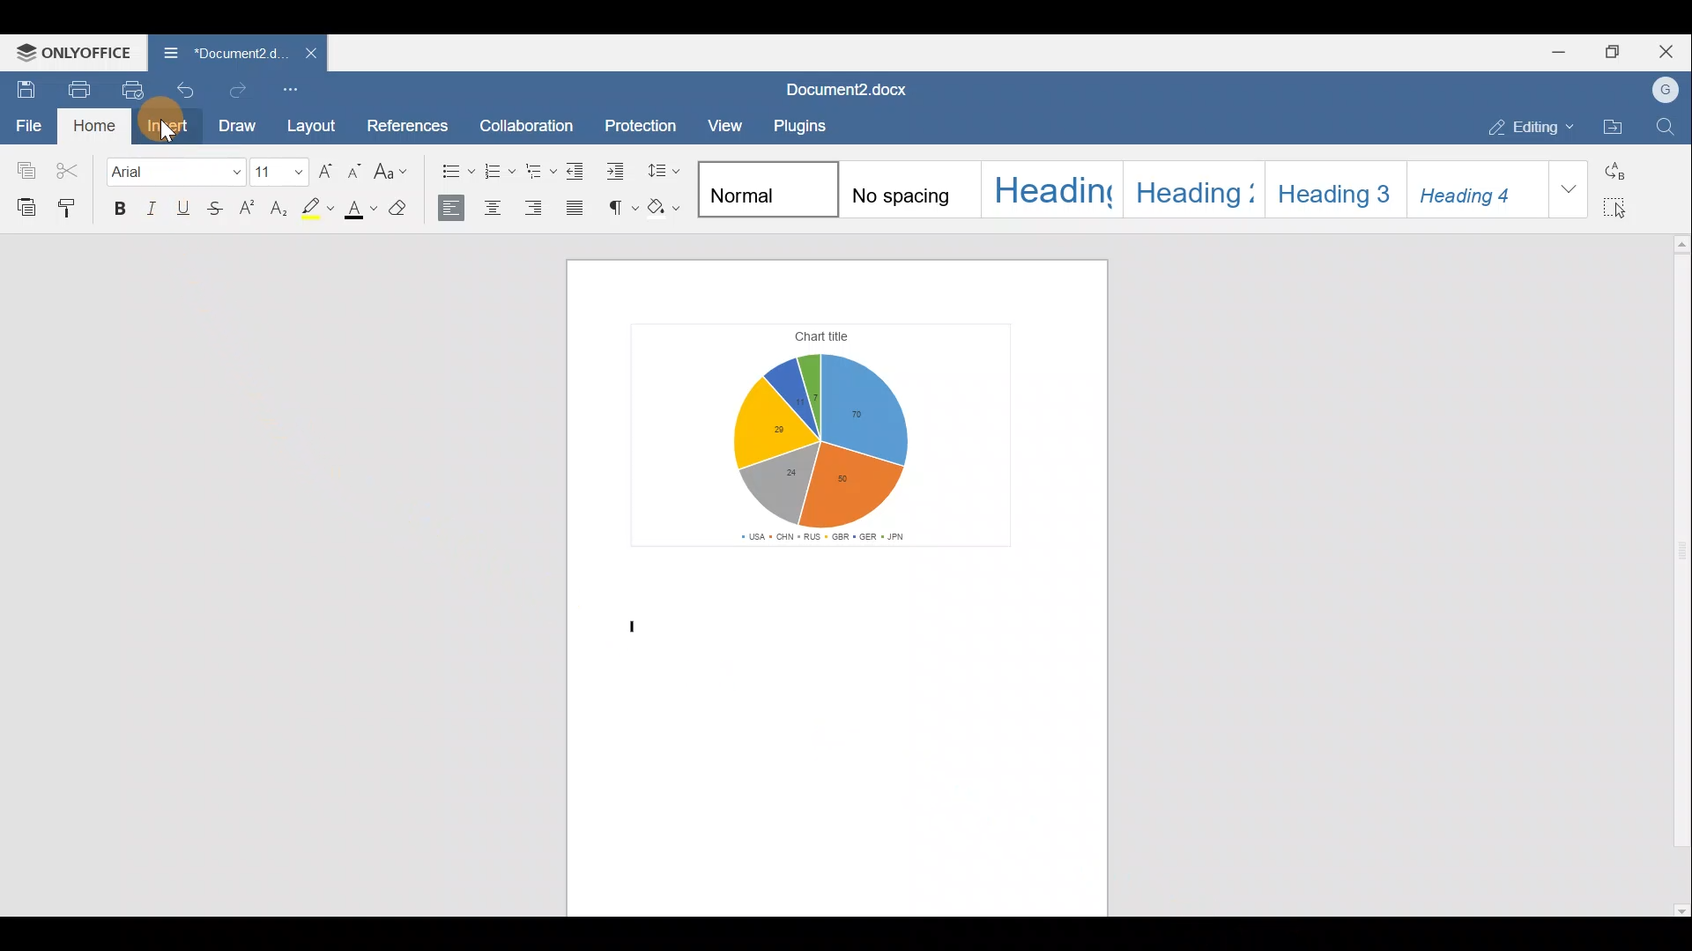 This screenshot has height=951, width=1692. Describe the element at coordinates (320, 209) in the screenshot. I see `Highlight color` at that location.